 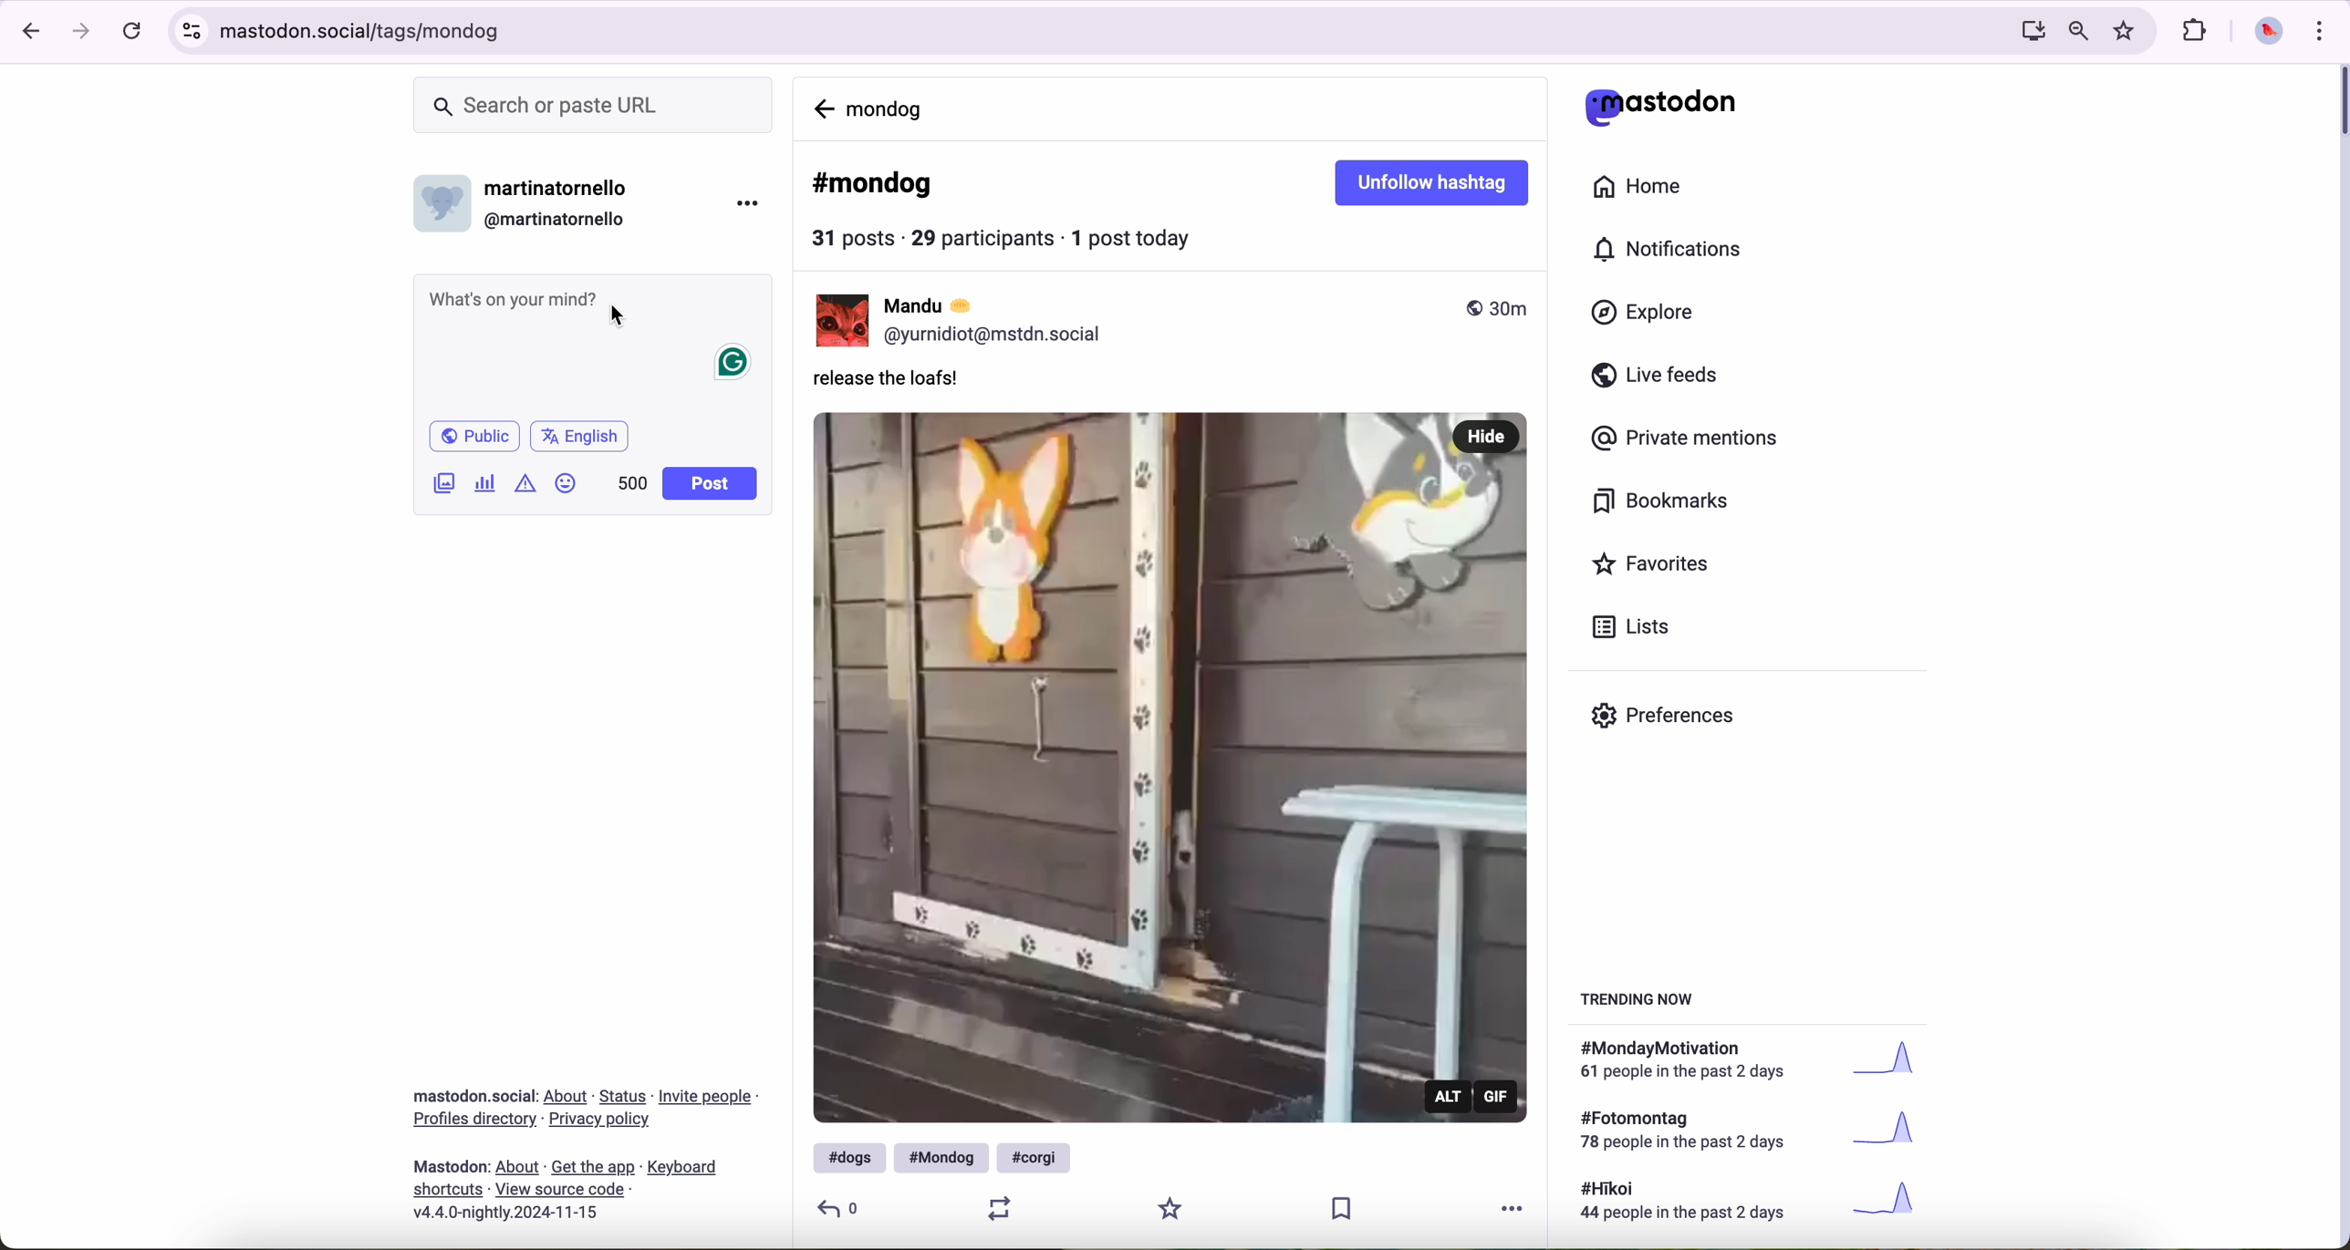 I want to click on home, so click(x=1640, y=184).